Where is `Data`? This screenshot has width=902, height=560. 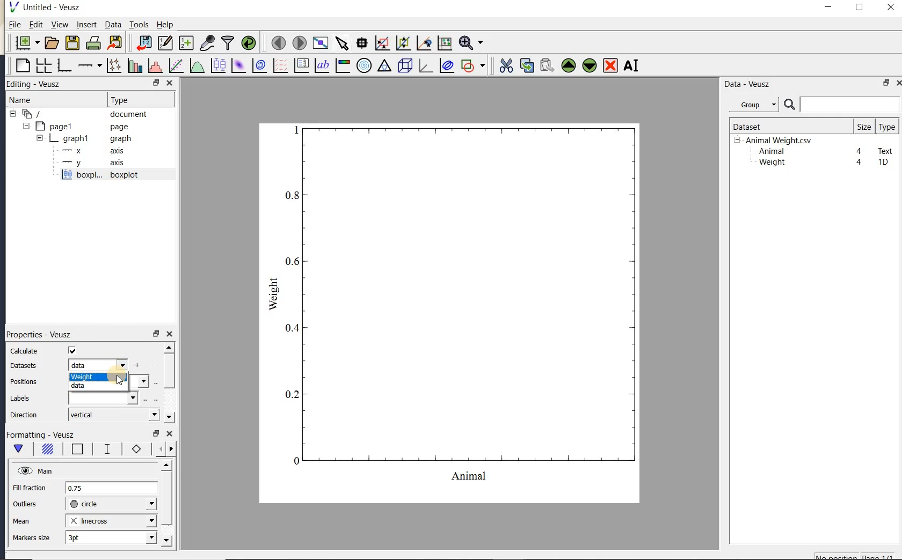
Data is located at coordinates (113, 24).